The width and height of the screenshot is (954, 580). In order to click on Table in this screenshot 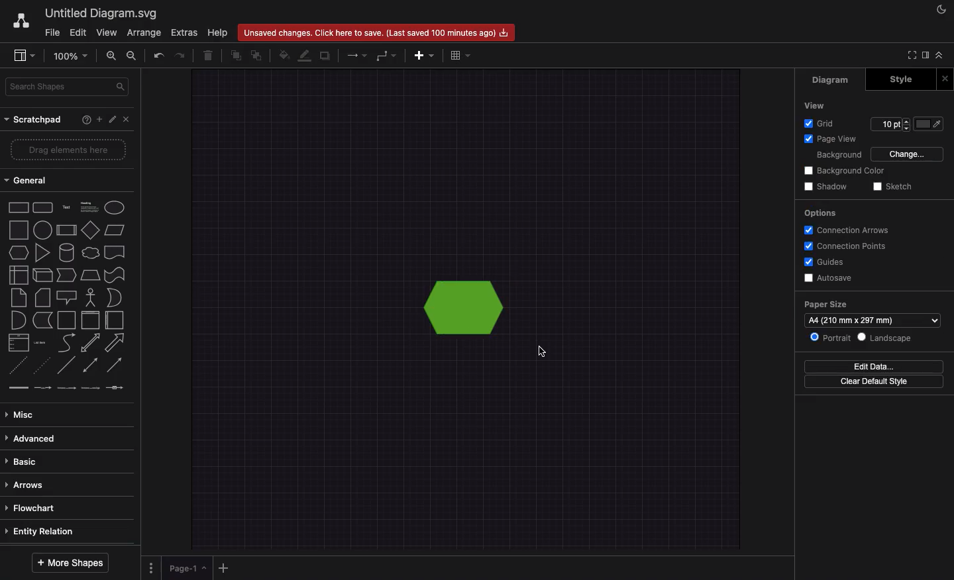, I will do `click(458, 57)`.